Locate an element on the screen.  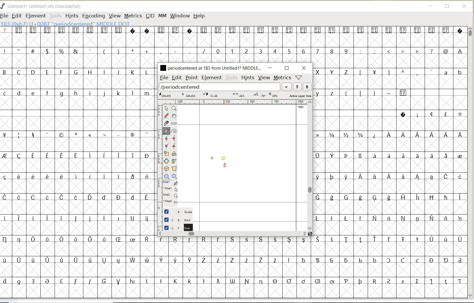
view is located at coordinates (264, 77).